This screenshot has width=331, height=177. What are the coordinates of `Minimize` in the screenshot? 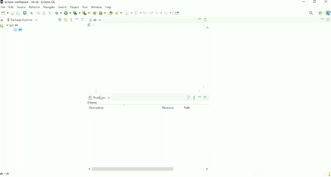 It's located at (200, 97).